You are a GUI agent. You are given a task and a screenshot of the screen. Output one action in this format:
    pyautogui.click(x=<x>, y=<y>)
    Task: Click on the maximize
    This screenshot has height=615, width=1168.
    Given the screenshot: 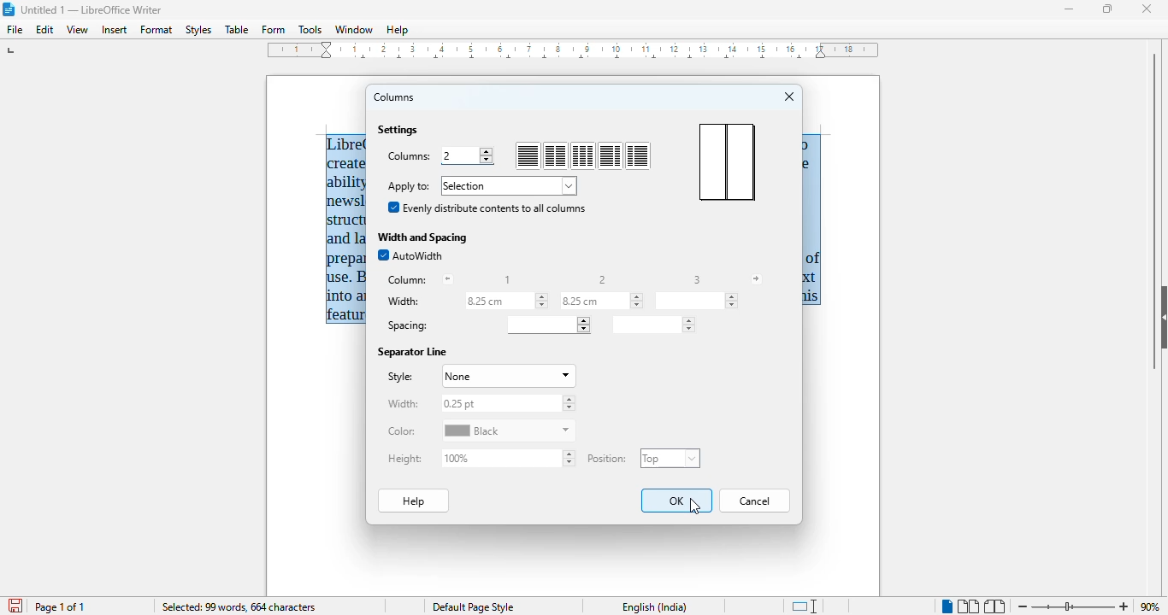 What is the action you would take?
    pyautogui.click(x=1109, y=9)
    